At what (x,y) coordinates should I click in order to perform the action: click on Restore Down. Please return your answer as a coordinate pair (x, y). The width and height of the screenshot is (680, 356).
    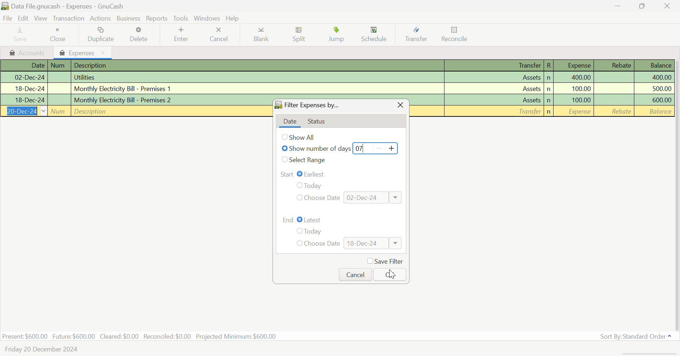
    Looking at the image, I should click on (621, 6).